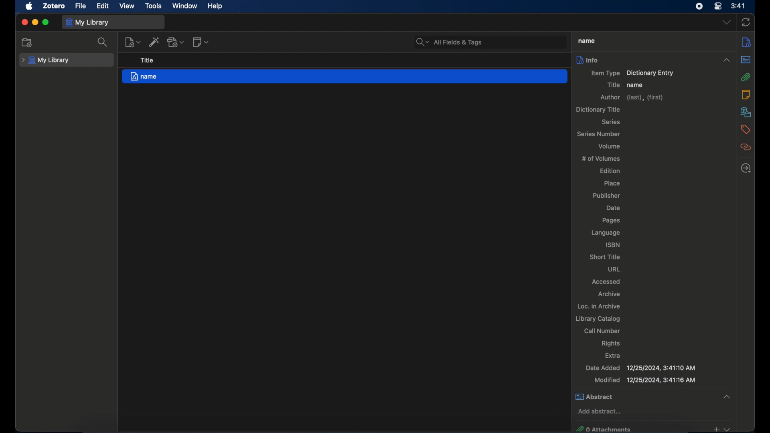  Describe the element at coordinates (614, 208) in the screenshot. I see `date` at that location.